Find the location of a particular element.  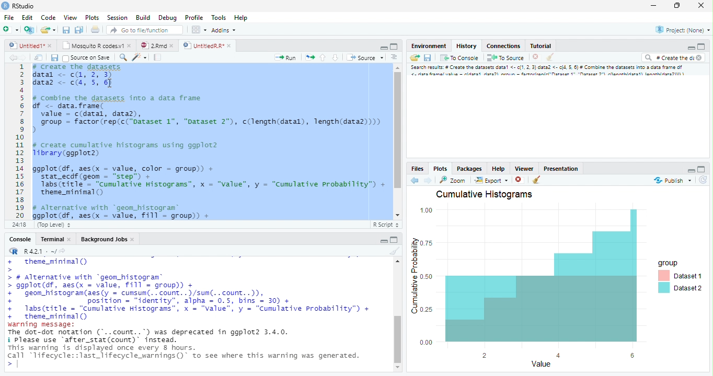

2.Rmd is located at coordinates (156, 44).